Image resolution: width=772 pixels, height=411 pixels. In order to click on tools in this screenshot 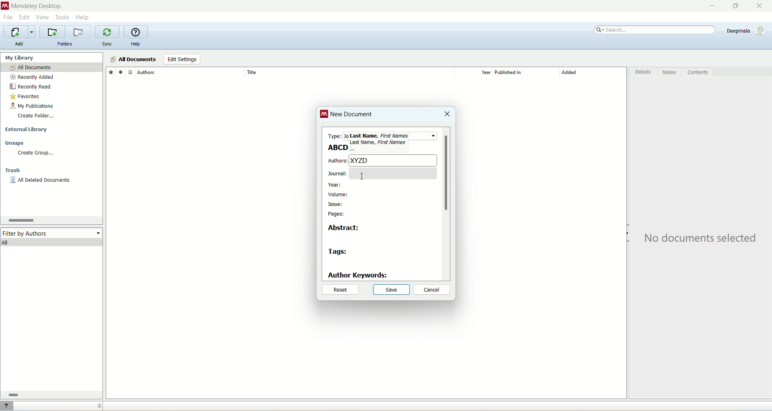, I will do `click(63, 16)`.